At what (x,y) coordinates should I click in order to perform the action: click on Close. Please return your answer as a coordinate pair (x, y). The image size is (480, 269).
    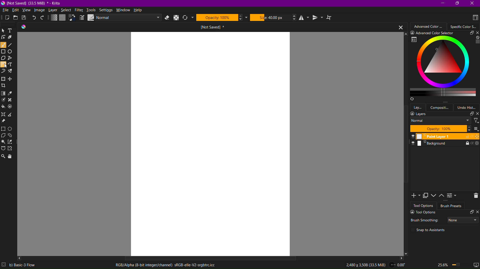
    Looking at the image, I should click on (473, 3).